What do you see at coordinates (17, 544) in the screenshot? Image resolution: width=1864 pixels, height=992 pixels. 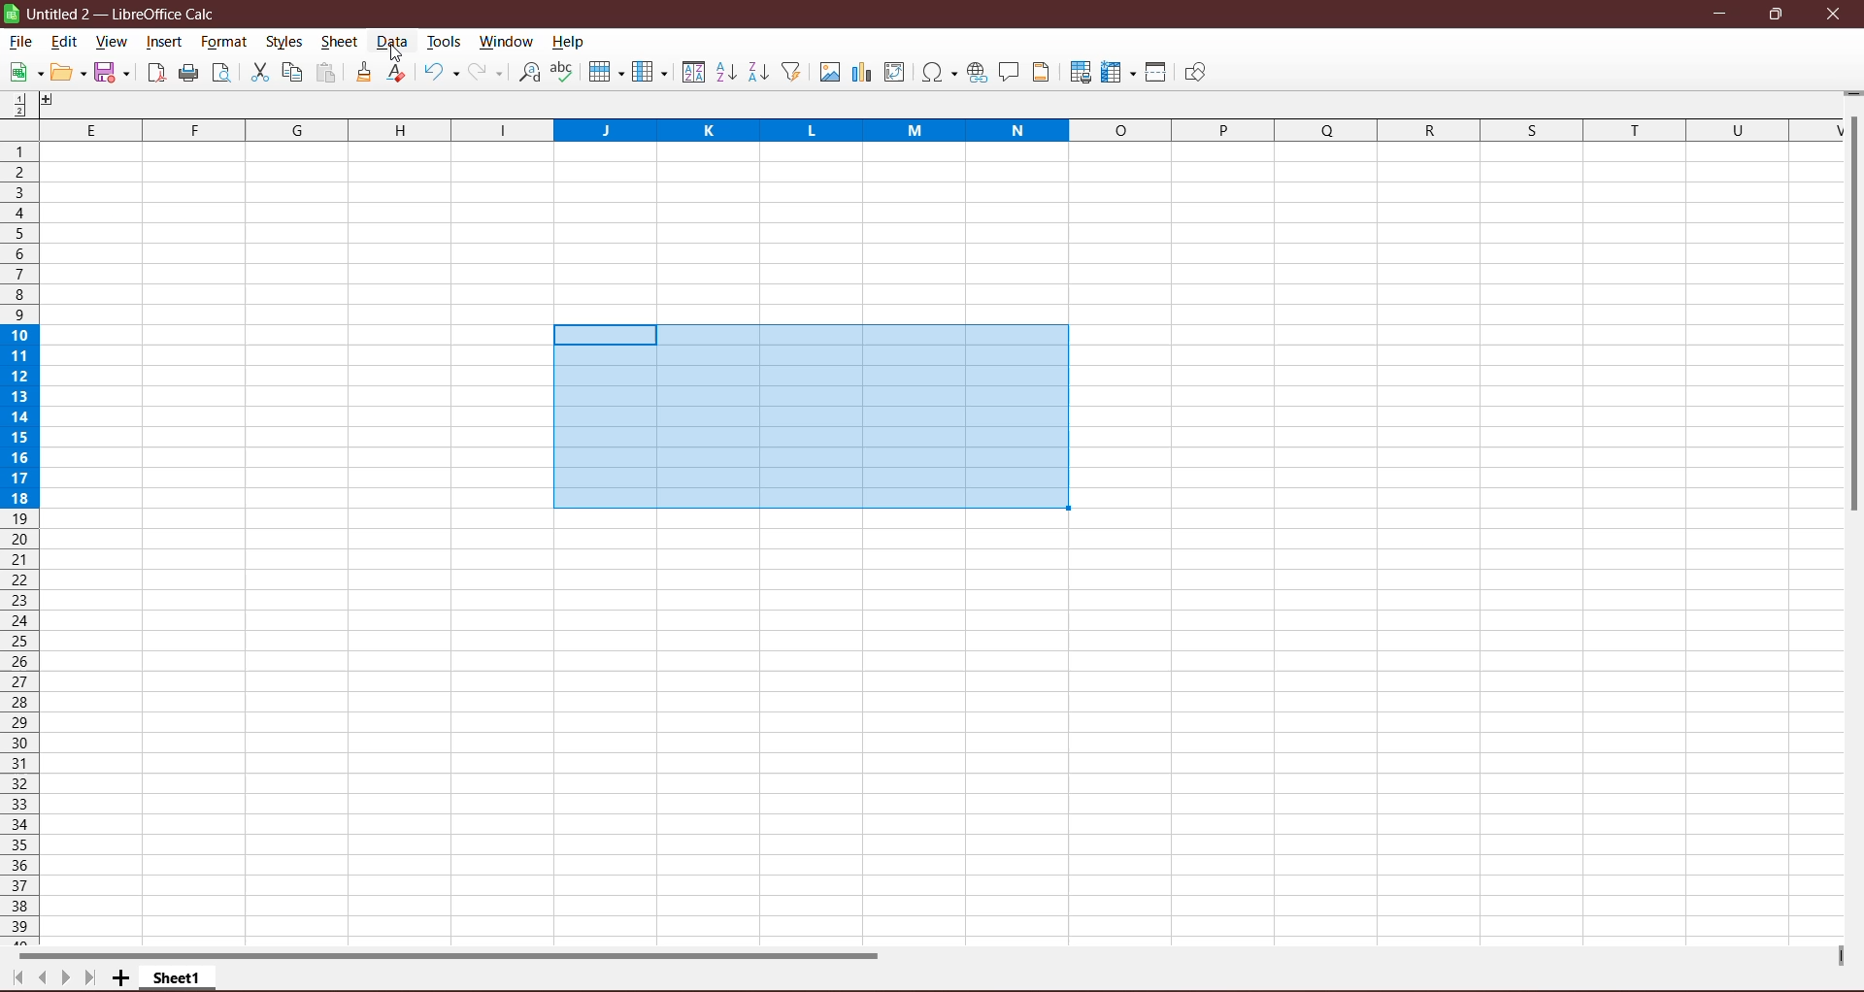 I see `Rows` at bounding box center [17, 544].